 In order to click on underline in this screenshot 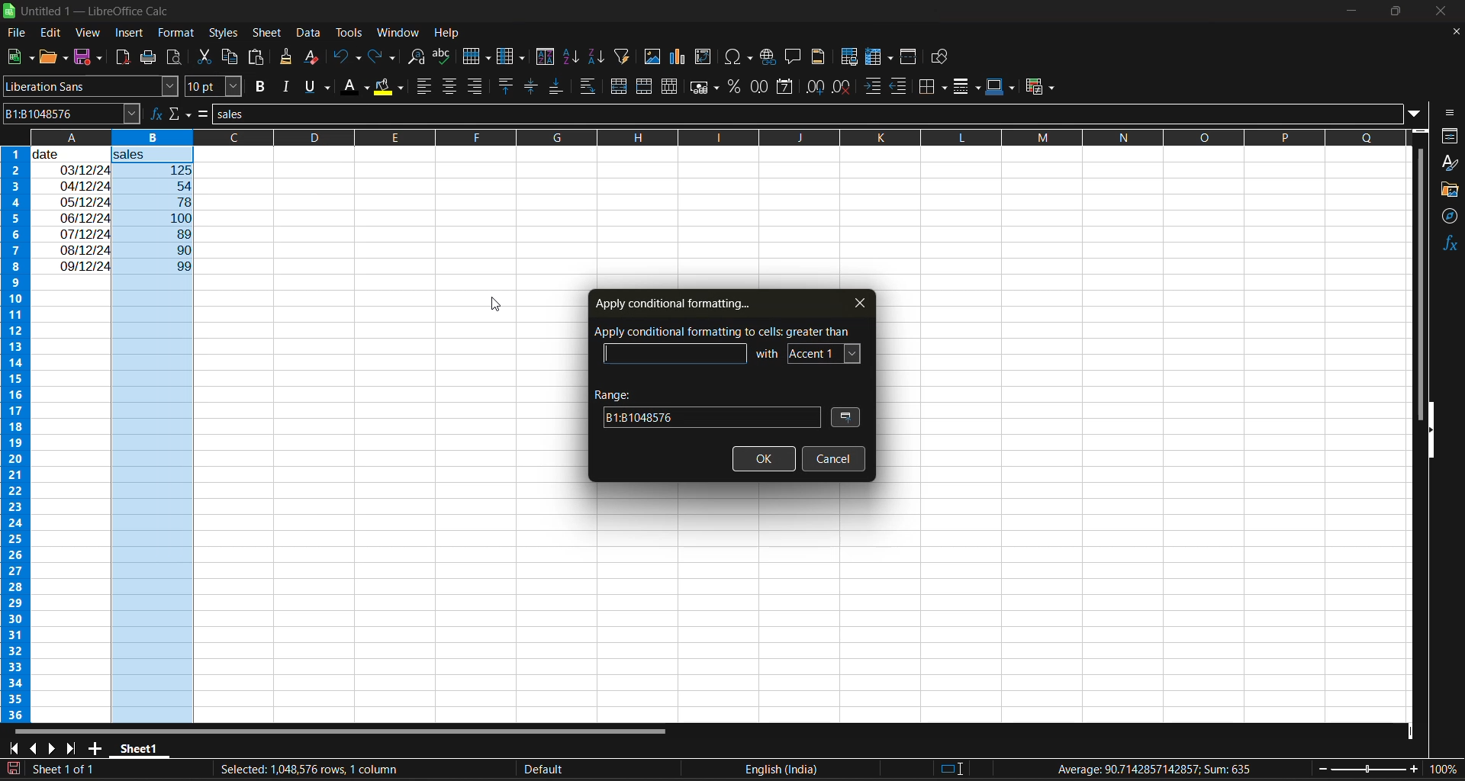, I will do `click(320, 87)`.